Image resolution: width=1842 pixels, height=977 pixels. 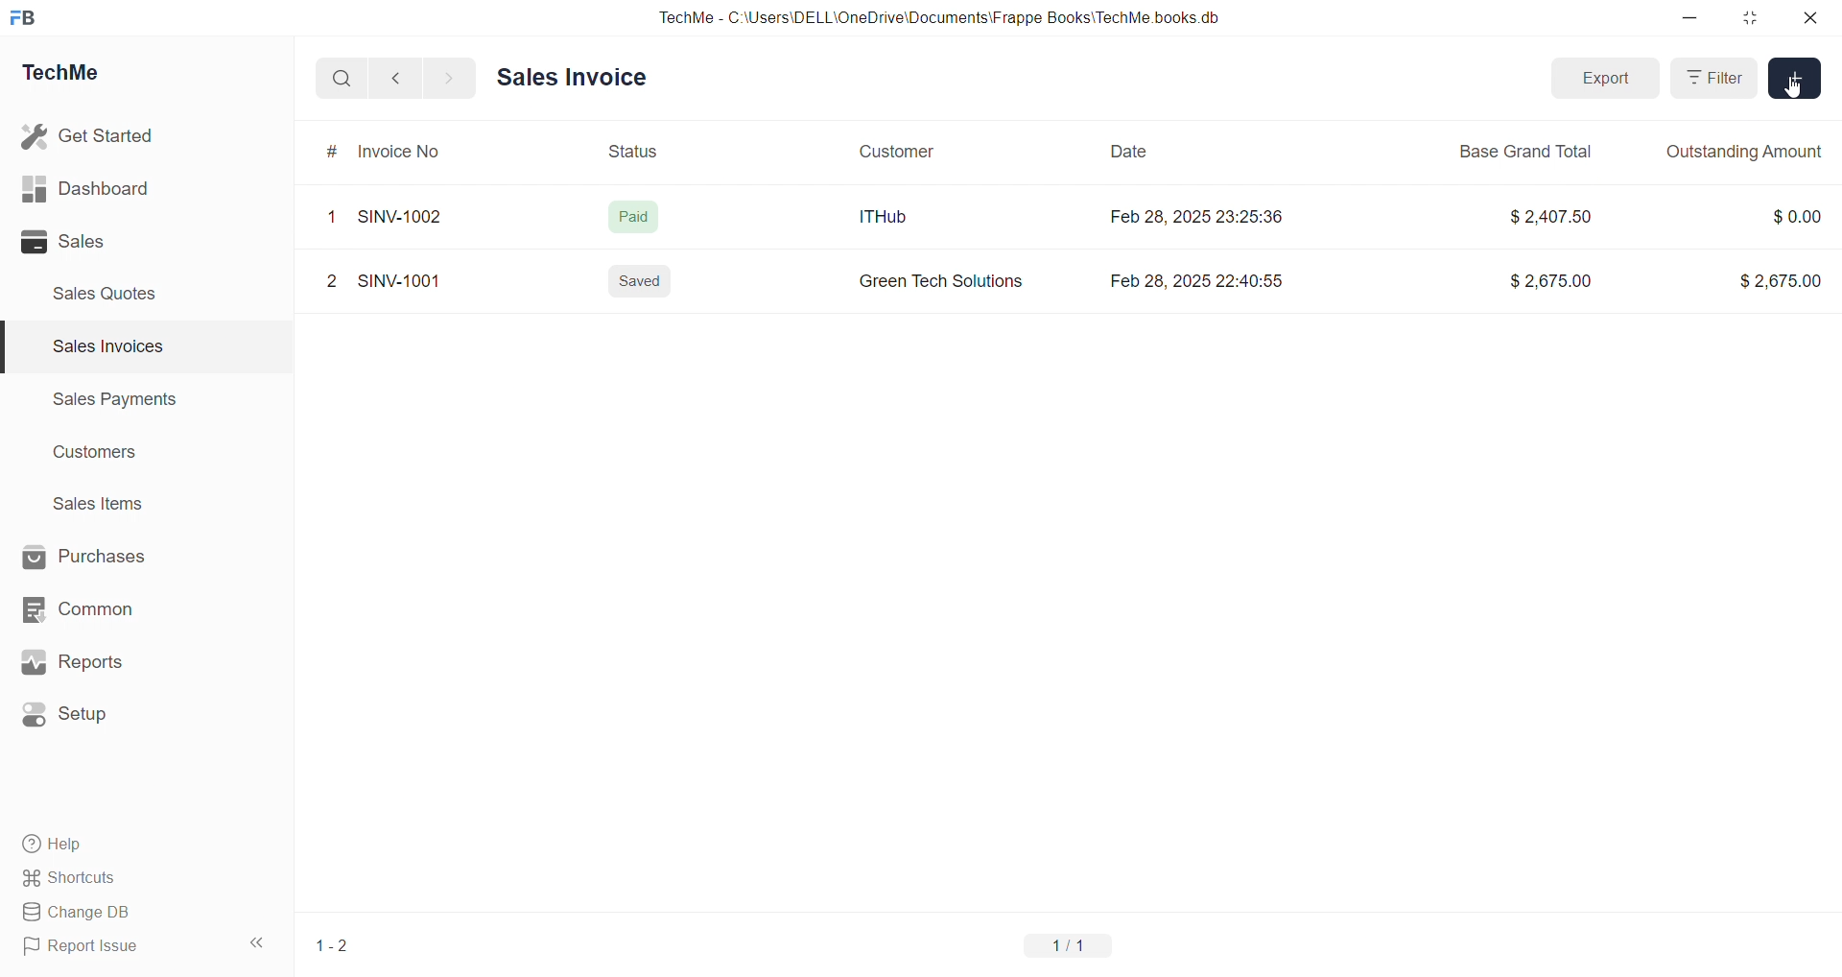 I want to click on Sales Payments, so click(x=106, y=402).